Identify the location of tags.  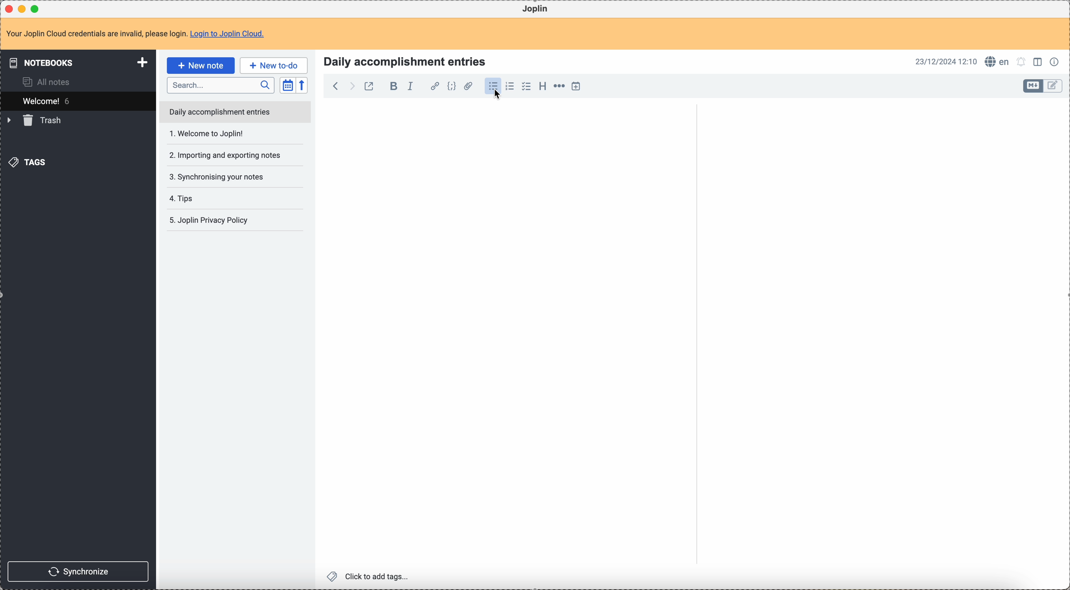
(30, 162).